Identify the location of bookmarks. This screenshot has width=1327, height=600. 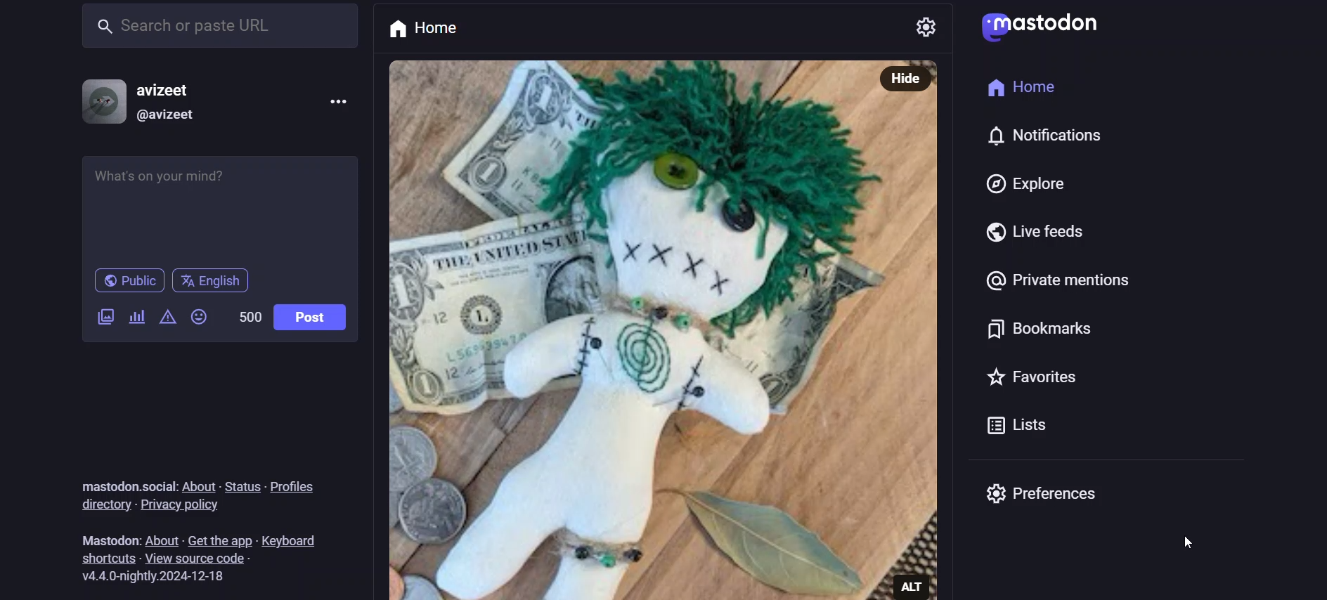
(1043, 328).